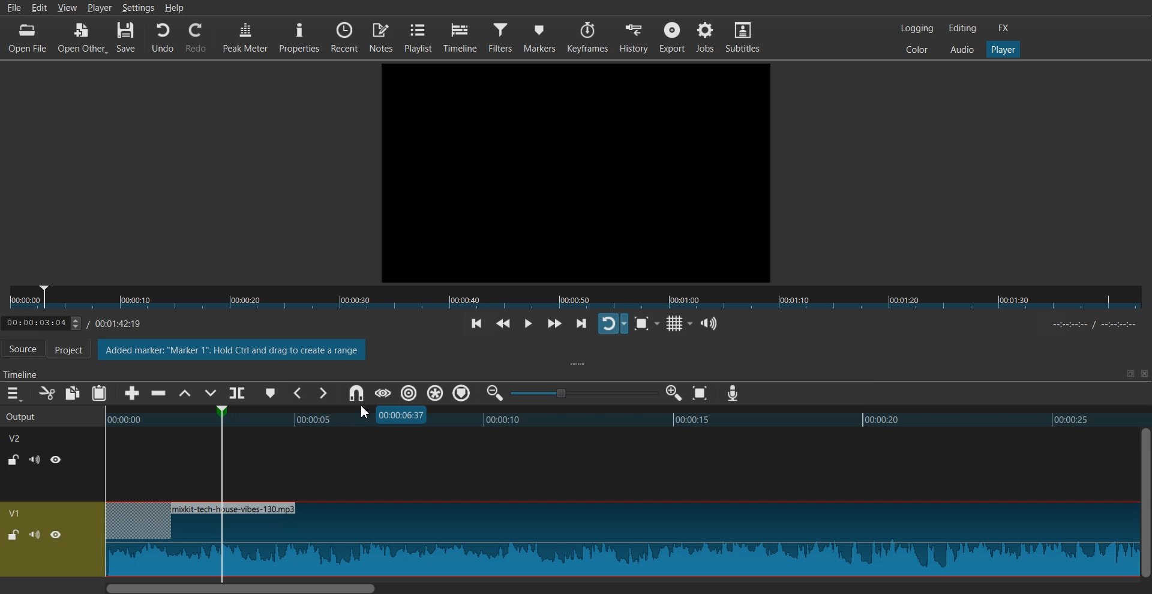  I want to click on Zoom timeline out, so click(495, 392).